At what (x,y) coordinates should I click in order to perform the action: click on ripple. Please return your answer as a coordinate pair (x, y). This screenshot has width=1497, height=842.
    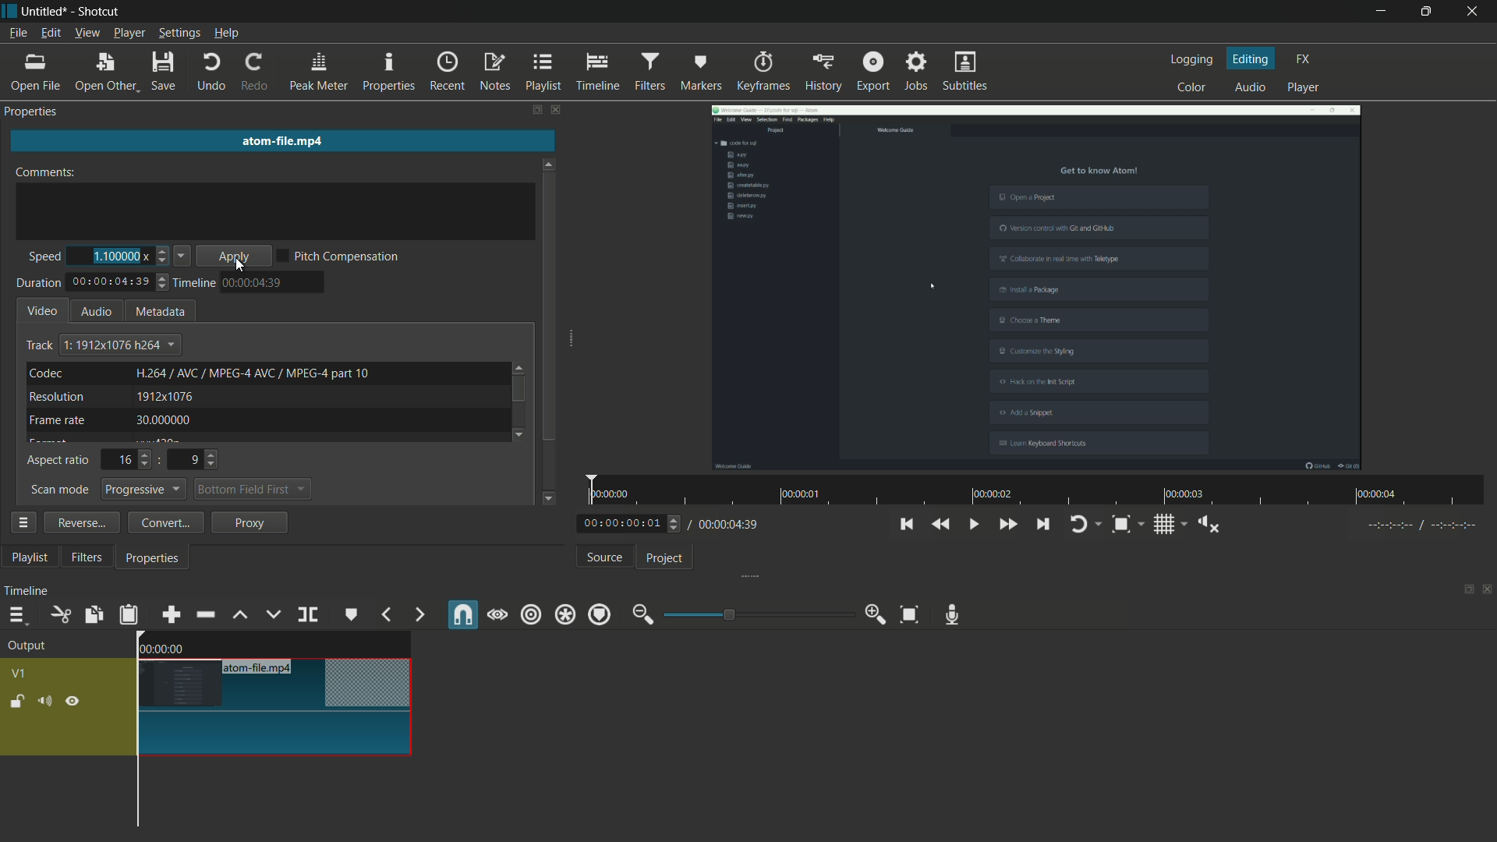
    Looking at the image, I should click on (530, 617).